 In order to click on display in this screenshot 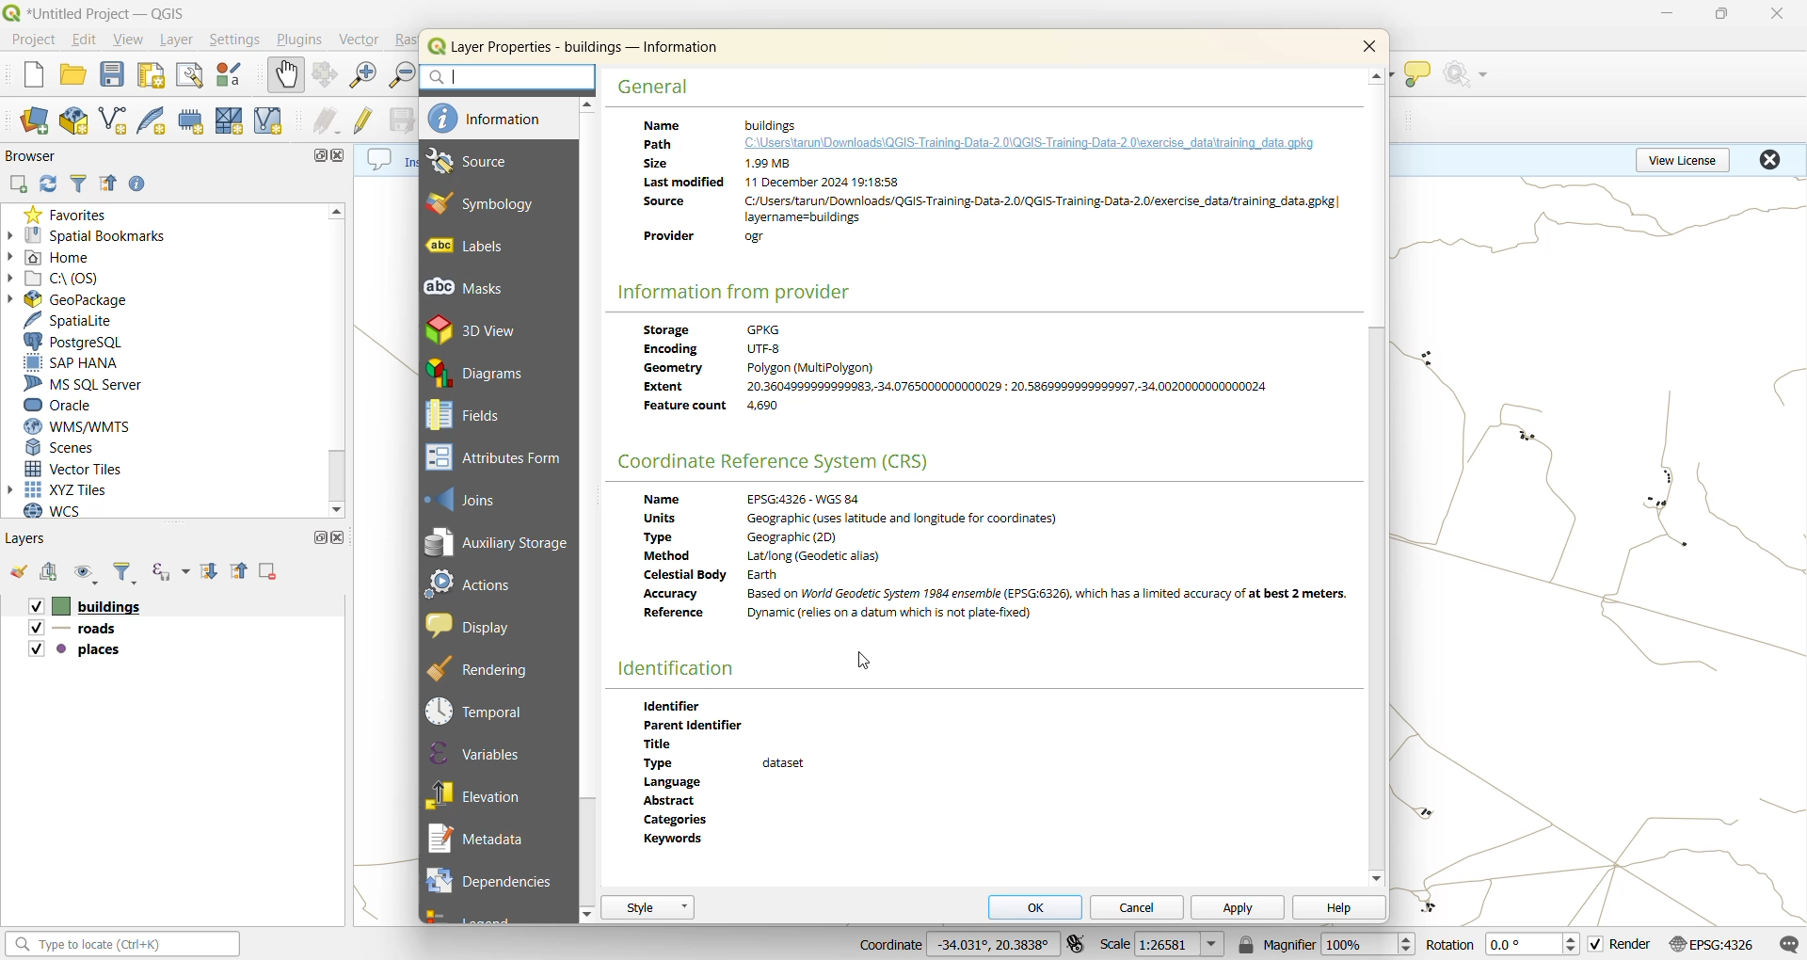, I will do `click(492, 626)`.